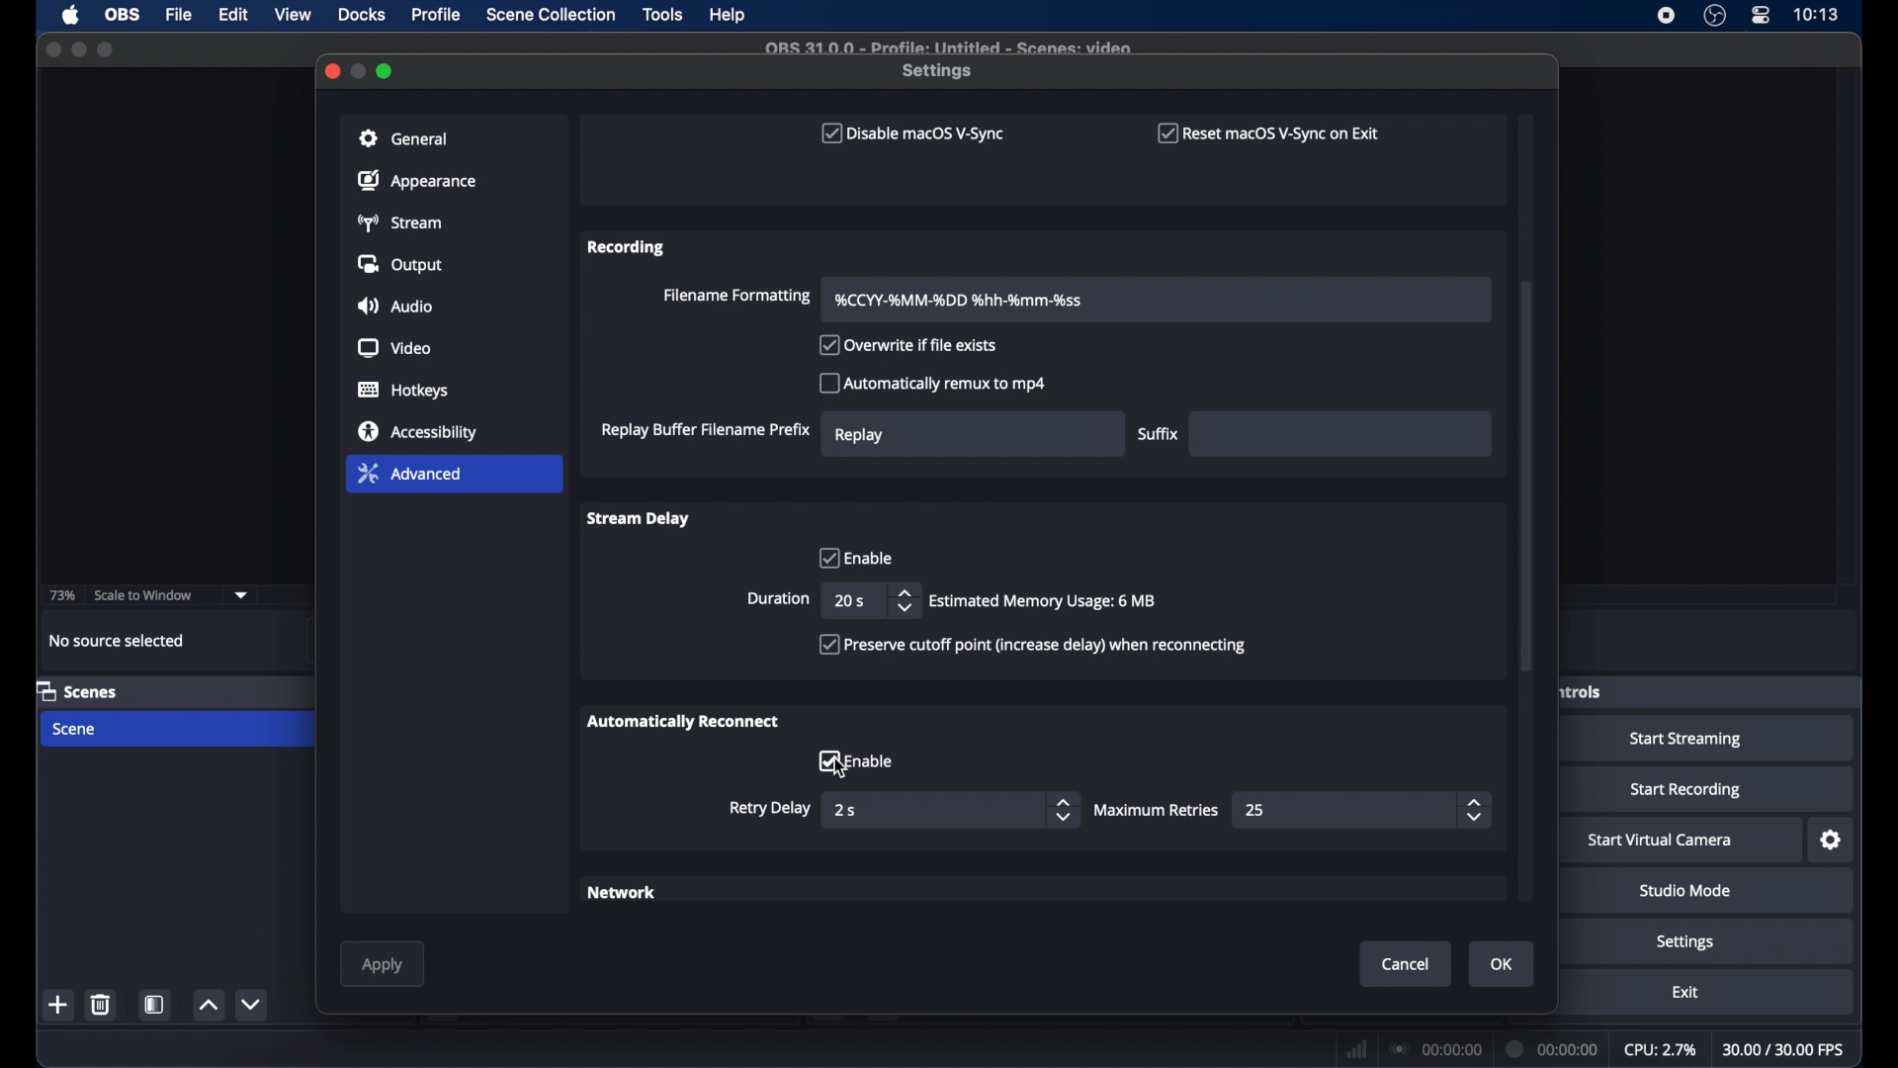 The image size is (1898, 1068). I want to click on minimize, so click(360, 70).